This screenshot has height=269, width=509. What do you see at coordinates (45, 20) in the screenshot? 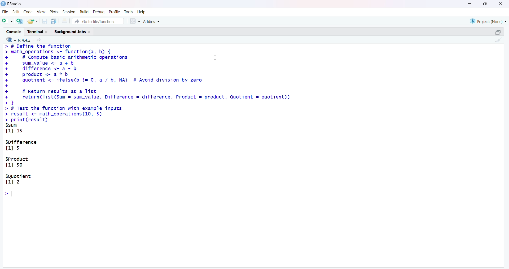
I see `Save current document (Ctrl + S)` at bounding box center [45, 20].